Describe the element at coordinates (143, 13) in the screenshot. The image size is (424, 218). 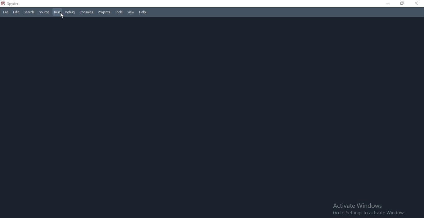
I see `Help` at that location.